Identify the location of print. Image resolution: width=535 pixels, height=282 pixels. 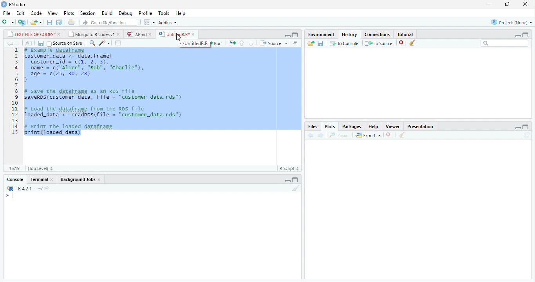
(71, 22).